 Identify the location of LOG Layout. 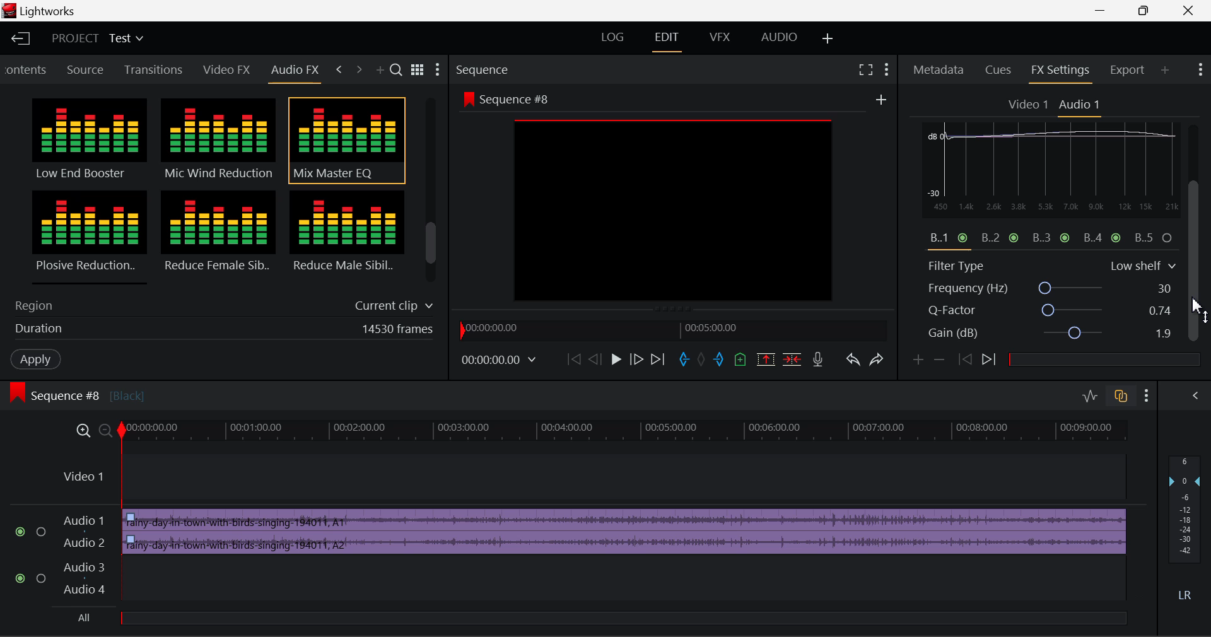
(610, 38).